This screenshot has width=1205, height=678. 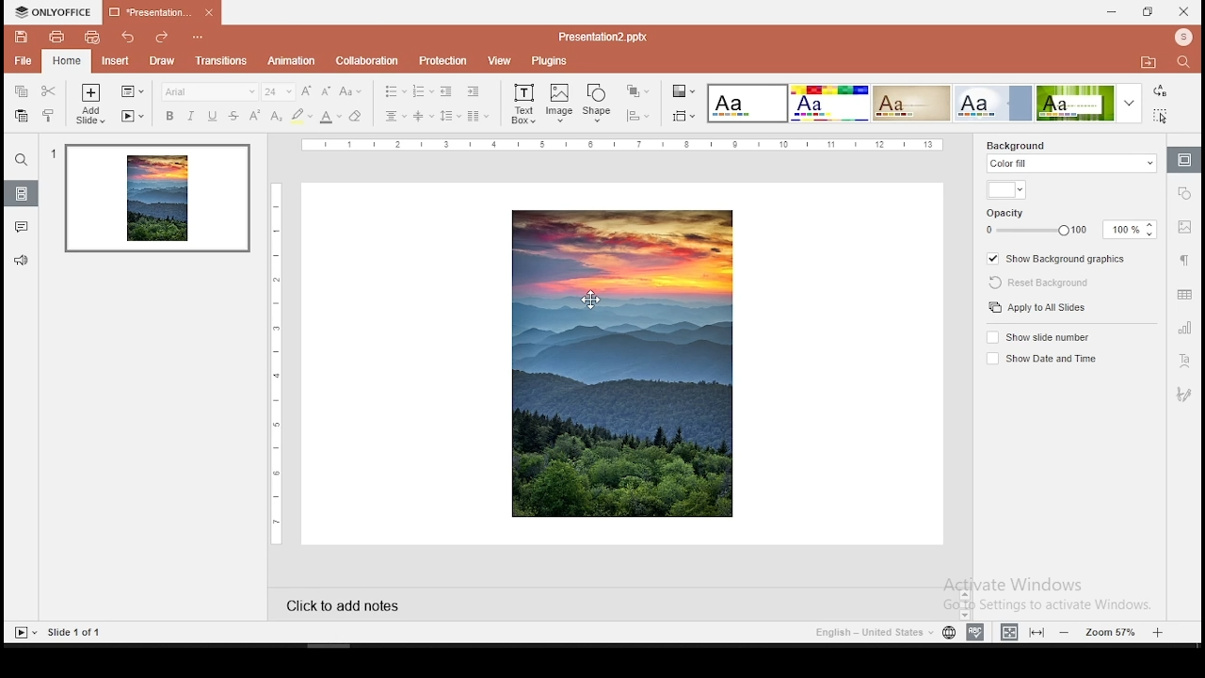 I want to click on show background graphics, so click(x=1058, y=259).